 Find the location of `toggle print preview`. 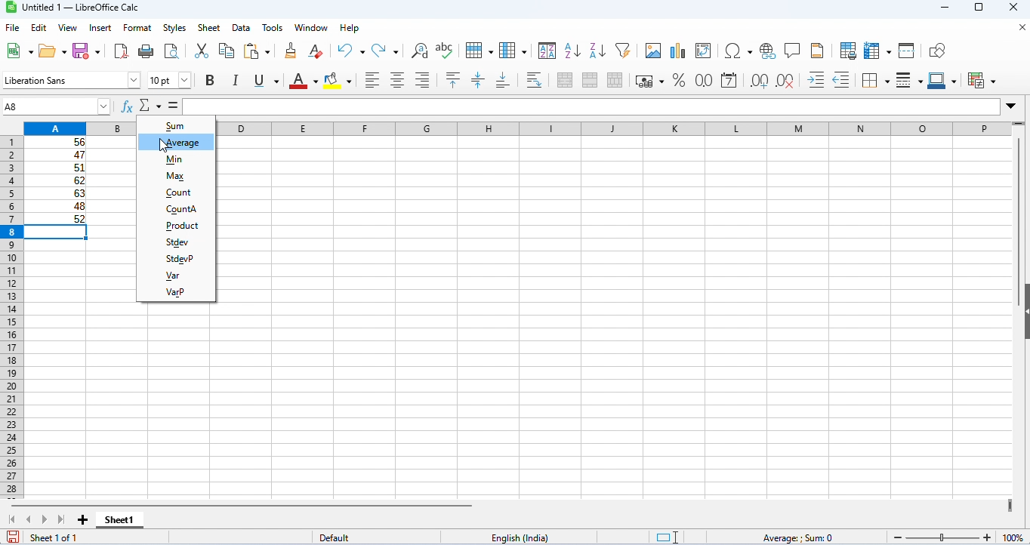

toggle print preview is located at coordinates (172, 51).